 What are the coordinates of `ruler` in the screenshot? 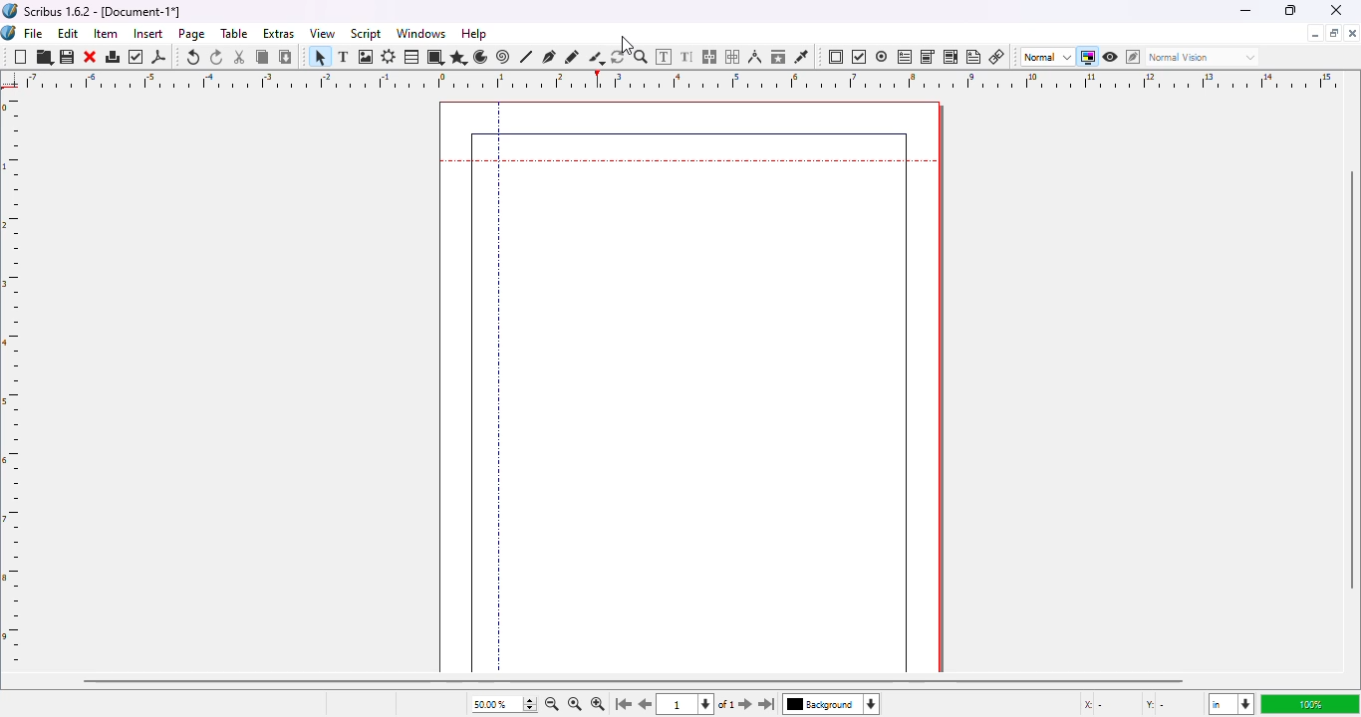 It's located at (672, 81).